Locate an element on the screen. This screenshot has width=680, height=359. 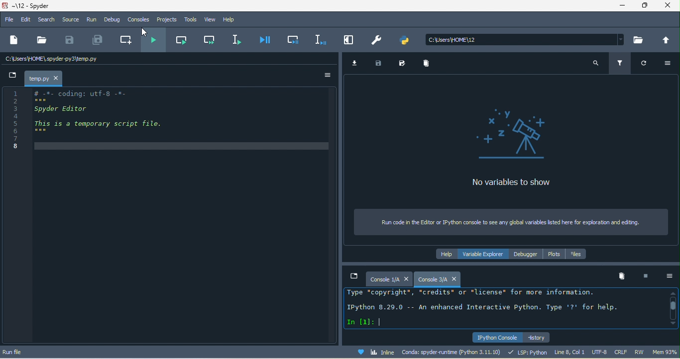
ipython console is located at coordinates (496, 336).